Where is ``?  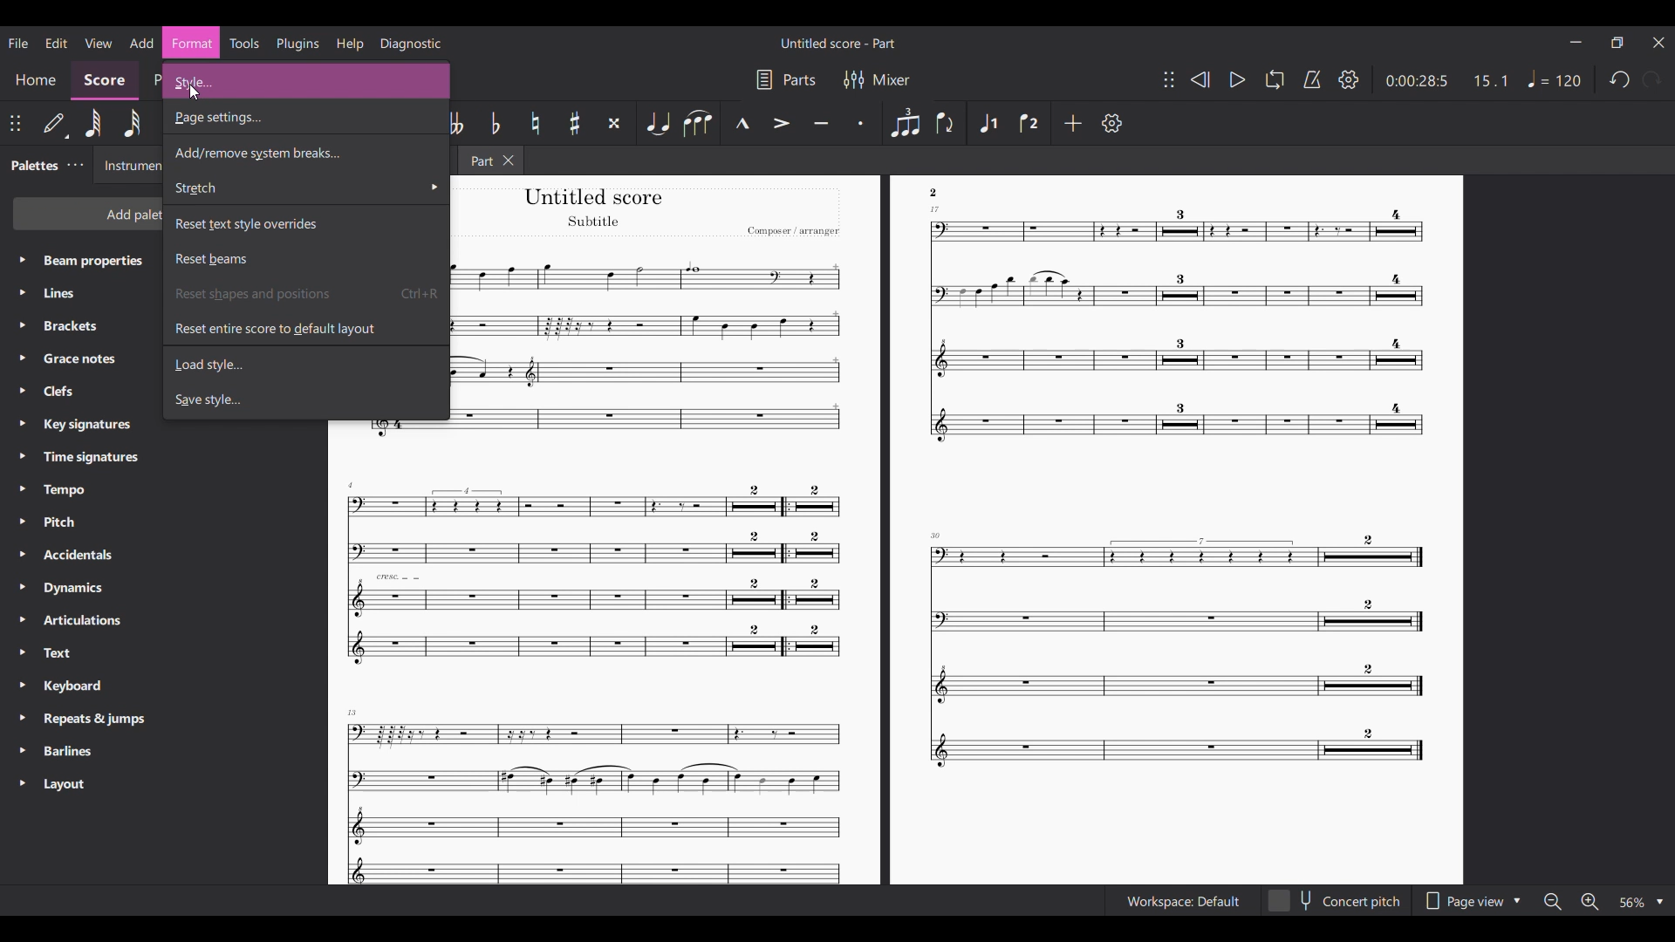  is located at coordinates (1175, 656).